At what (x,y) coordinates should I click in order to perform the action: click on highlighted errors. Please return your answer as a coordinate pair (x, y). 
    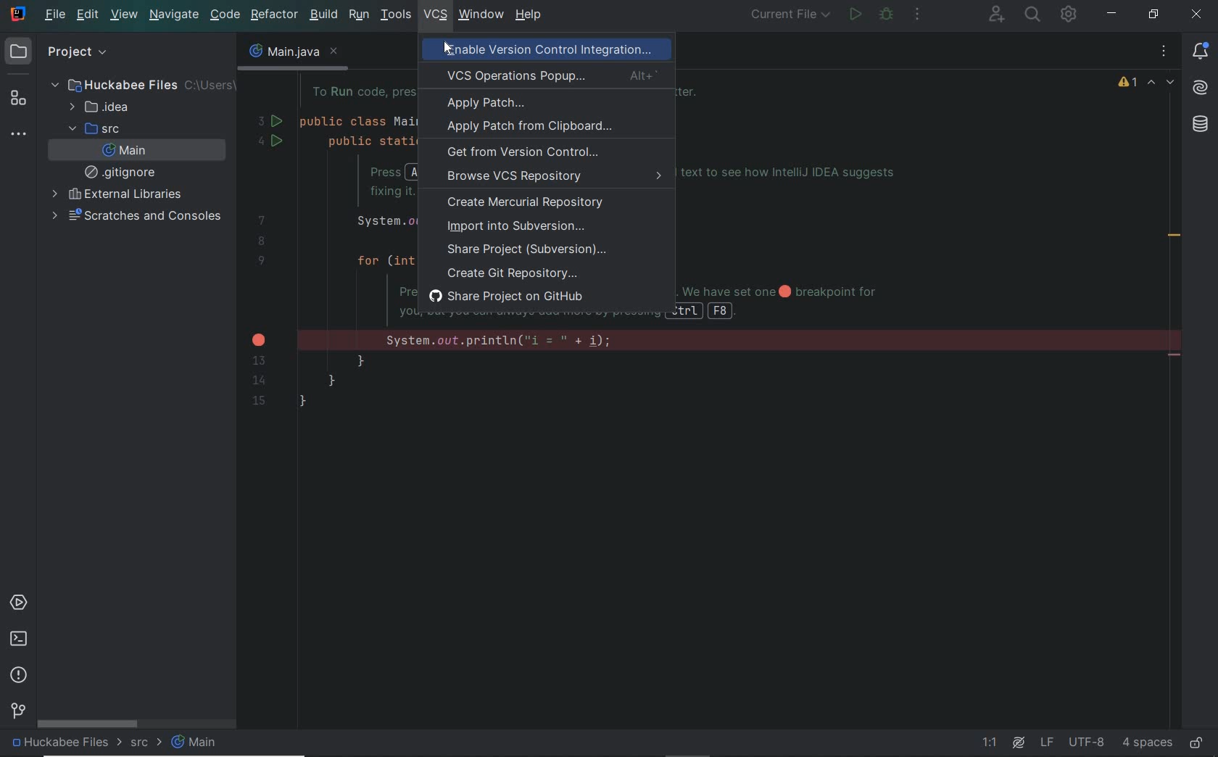
    Looking at the image, I should click on (1163, 83).